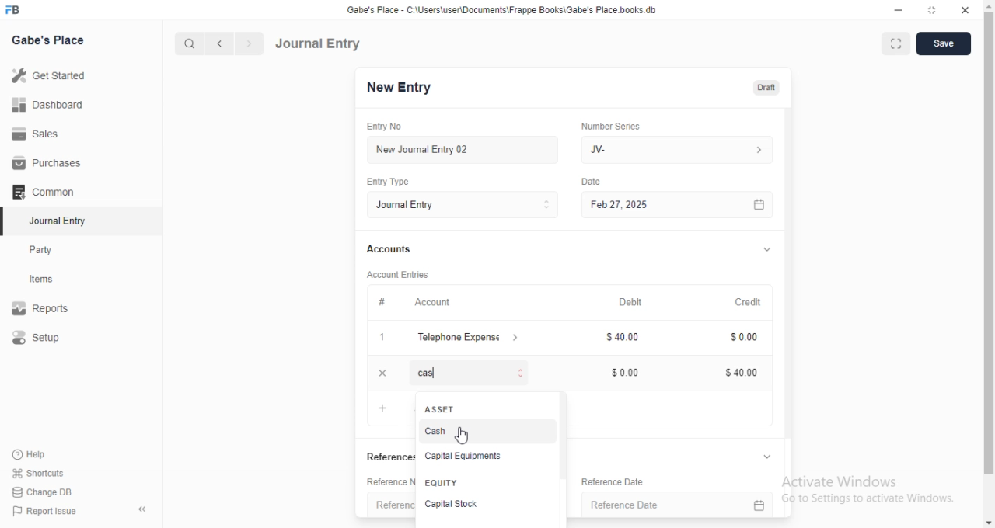 The width and height of the screenshot is (995, 528). Describe the element at coordinates (444, 483) in the screenshot. I see `EQUITY` at that location.